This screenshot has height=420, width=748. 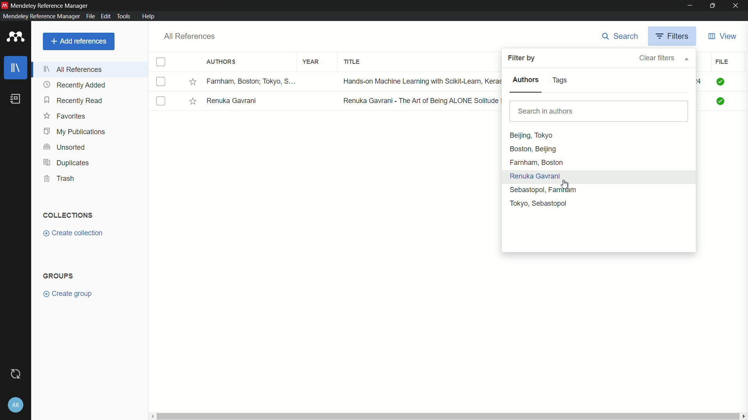 What do you see at coordinates (192, 81) in the screenshot?
I see `Starred` at bounding box center [192, 81].